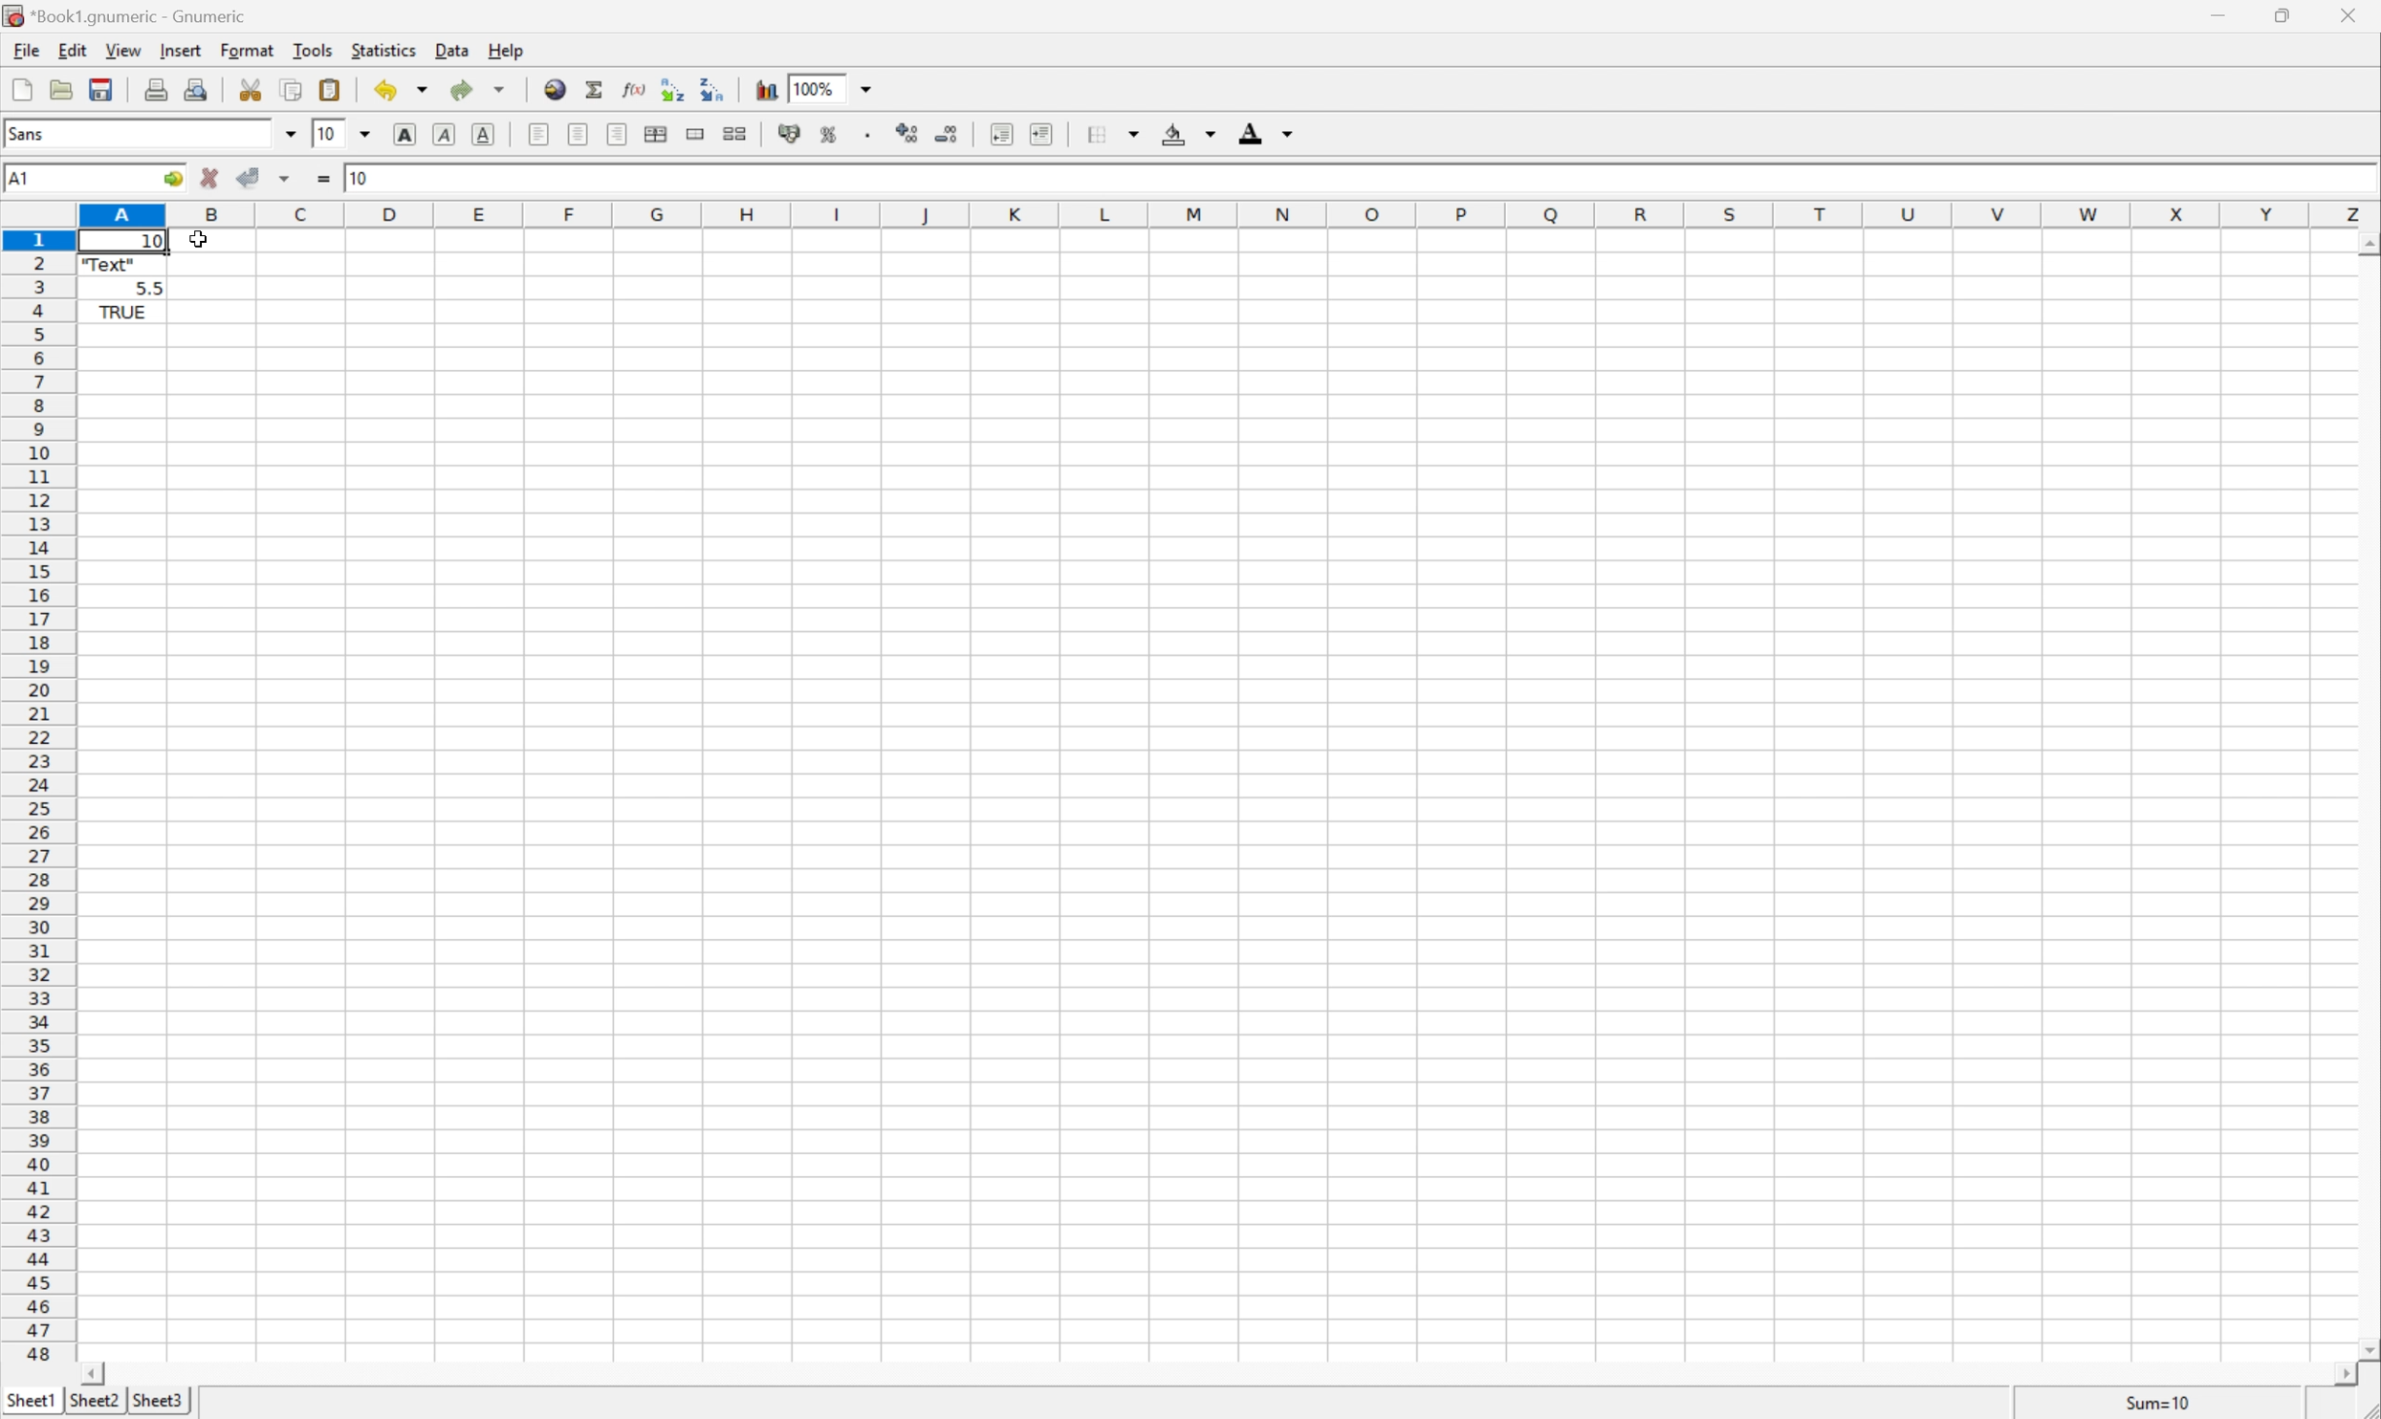 Image resolution: width=2381 pixels, height=1419 pixels. I want to click on Minimize, so click(2220, 13).